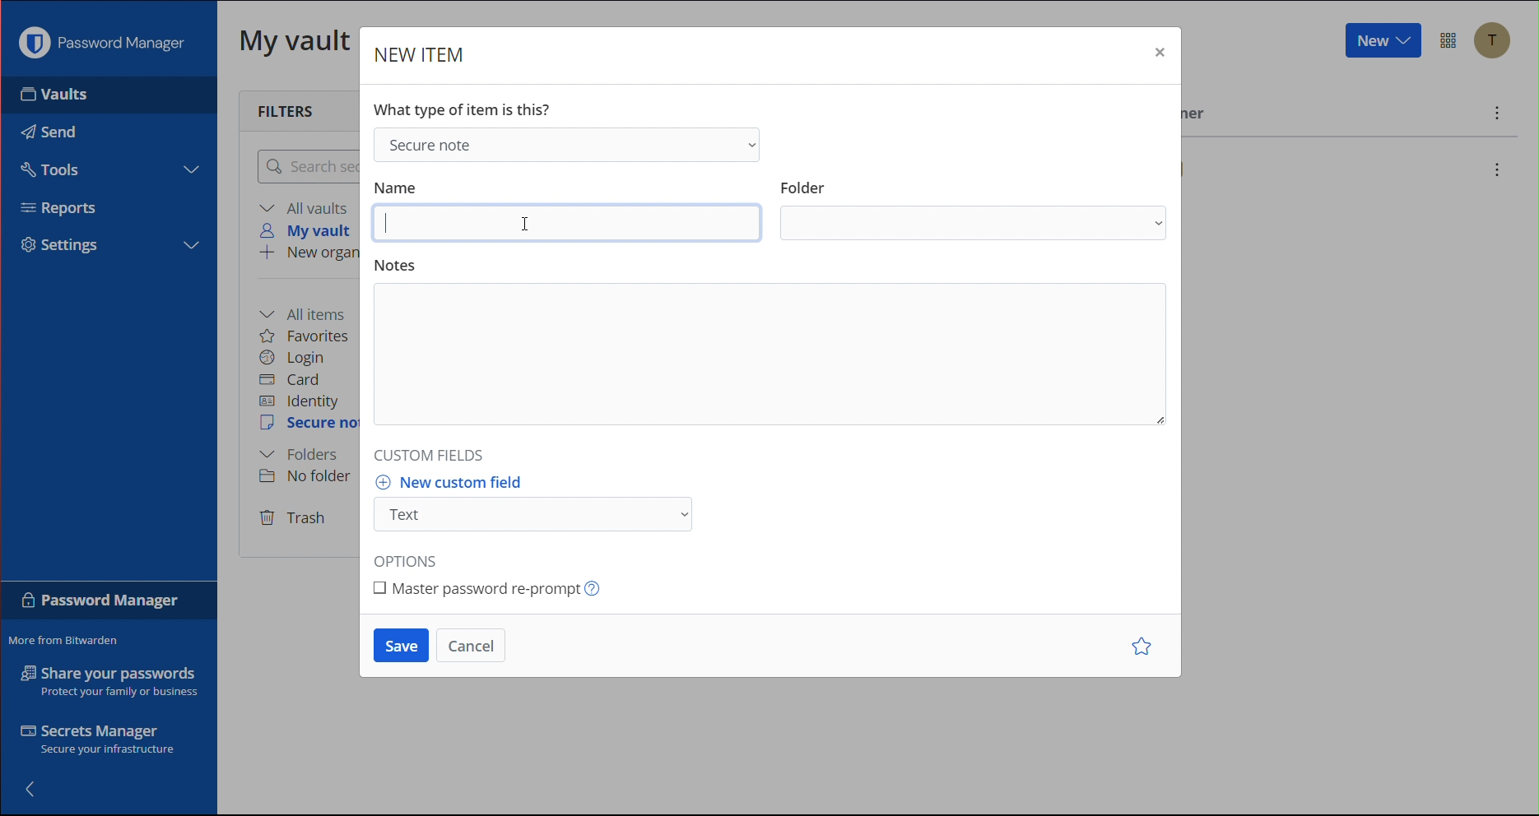 The image size is (1539, 816). What do you see at coordinates (45, 128) in the screenshot?
I see `Send` at bounding box center [45, 128].